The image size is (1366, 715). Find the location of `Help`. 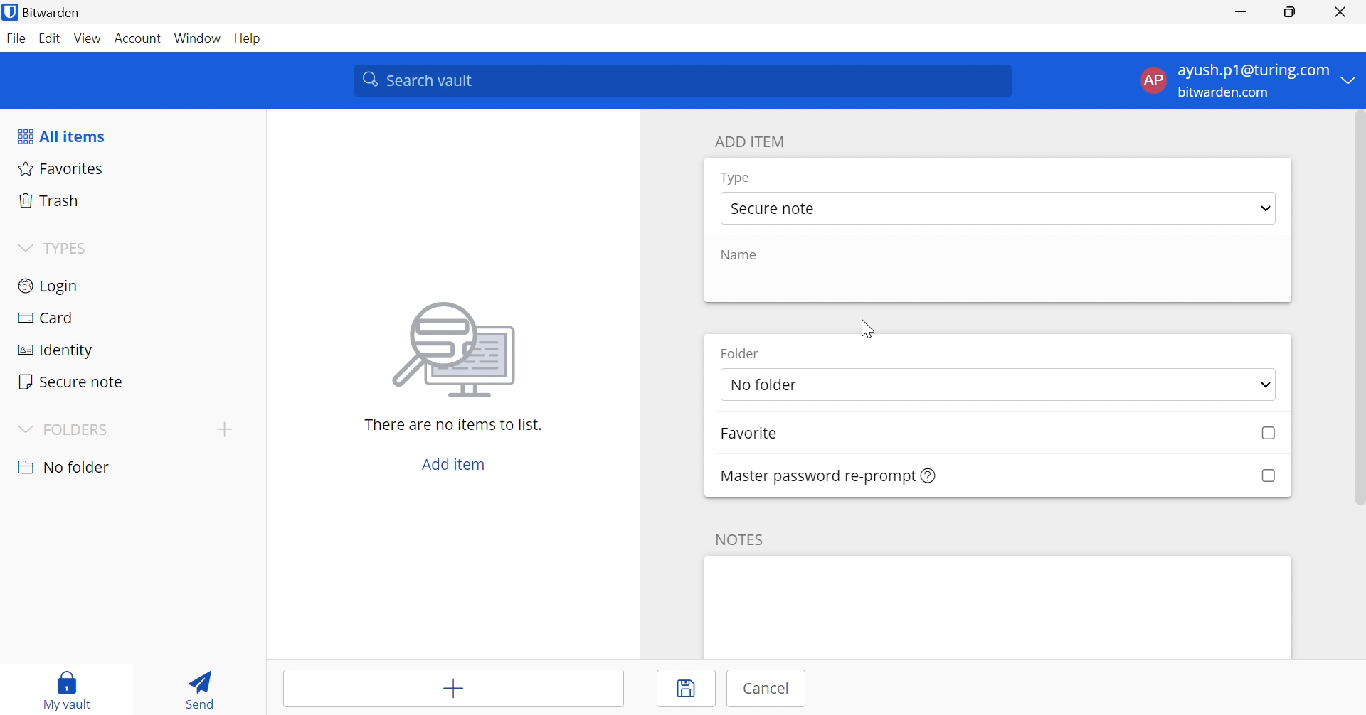

Help is located at coordinates (254, 39).